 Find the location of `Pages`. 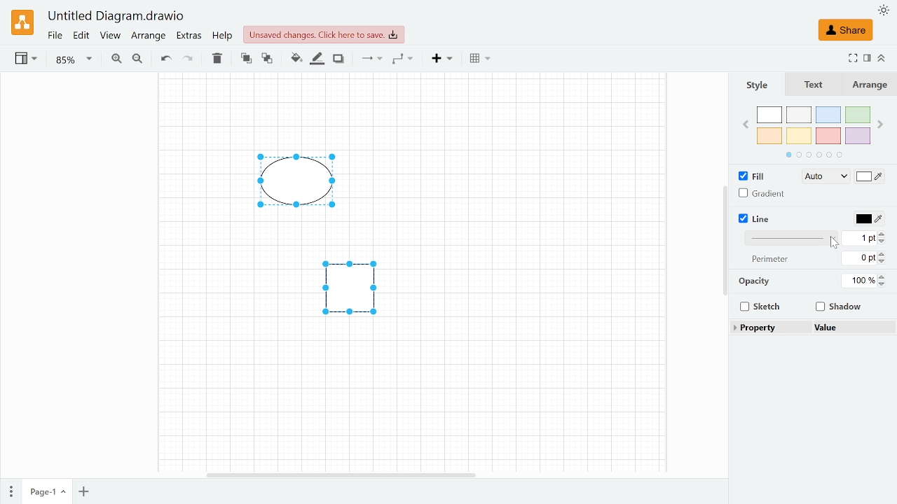

Pages is located at coordinates (10, 490).